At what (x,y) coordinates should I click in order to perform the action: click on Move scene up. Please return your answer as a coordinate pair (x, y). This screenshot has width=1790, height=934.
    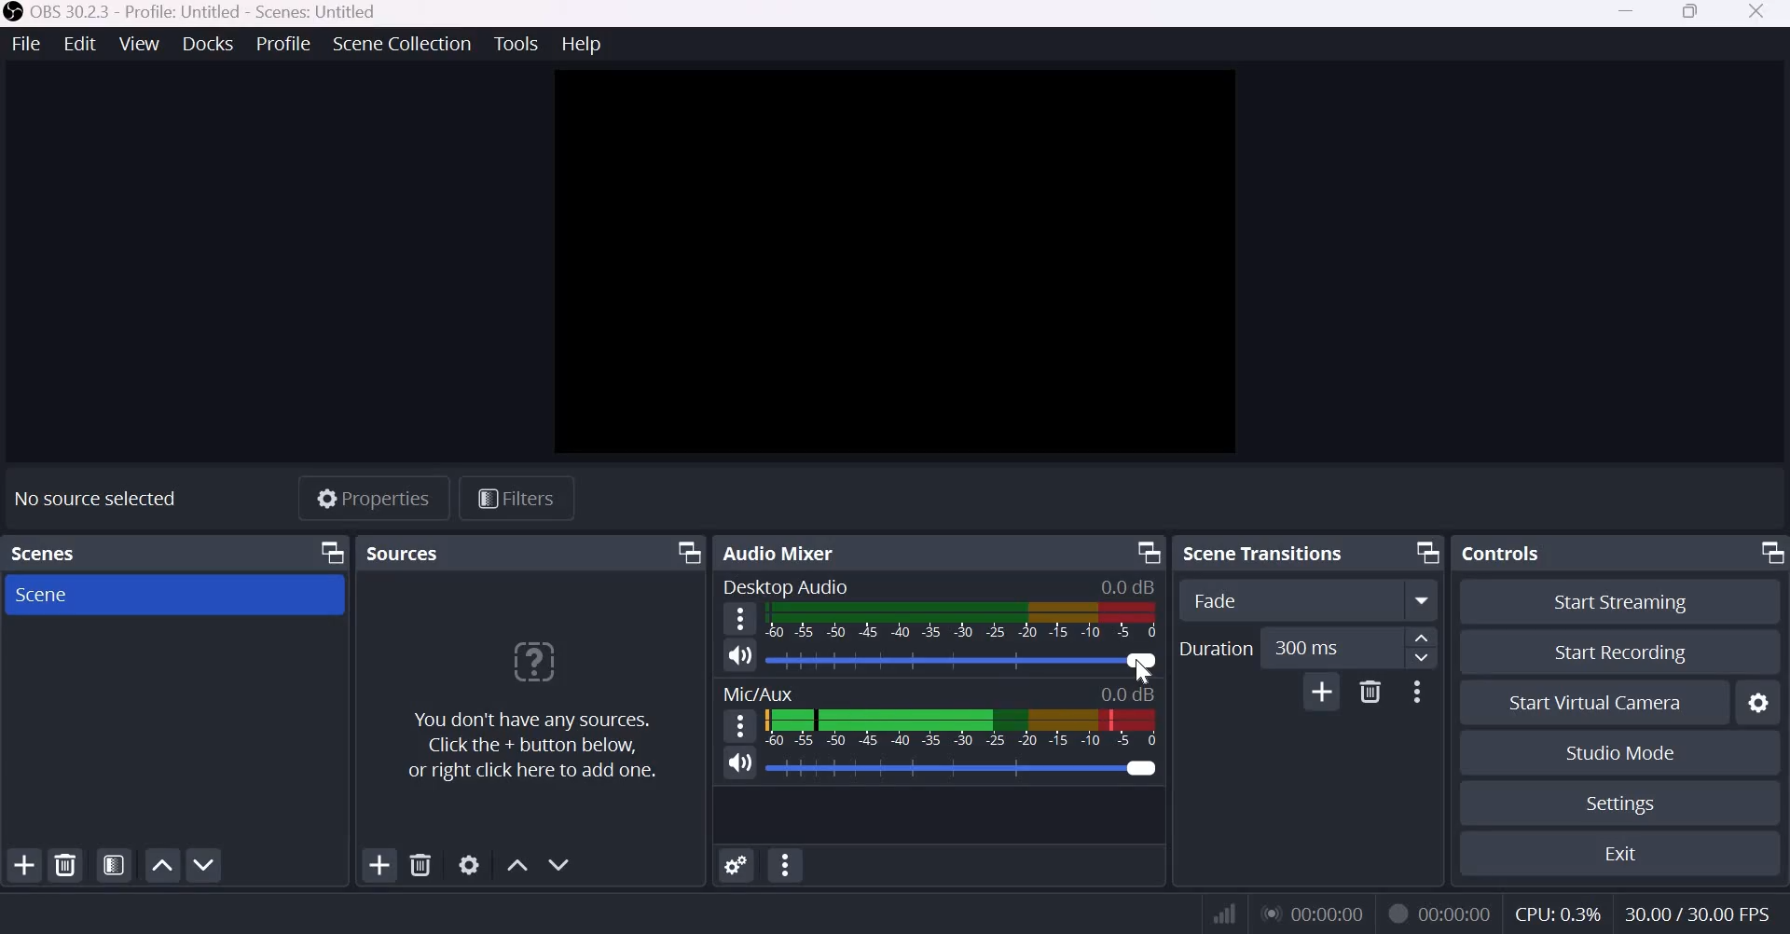
    Looking at the image, I should click on (162, 865).